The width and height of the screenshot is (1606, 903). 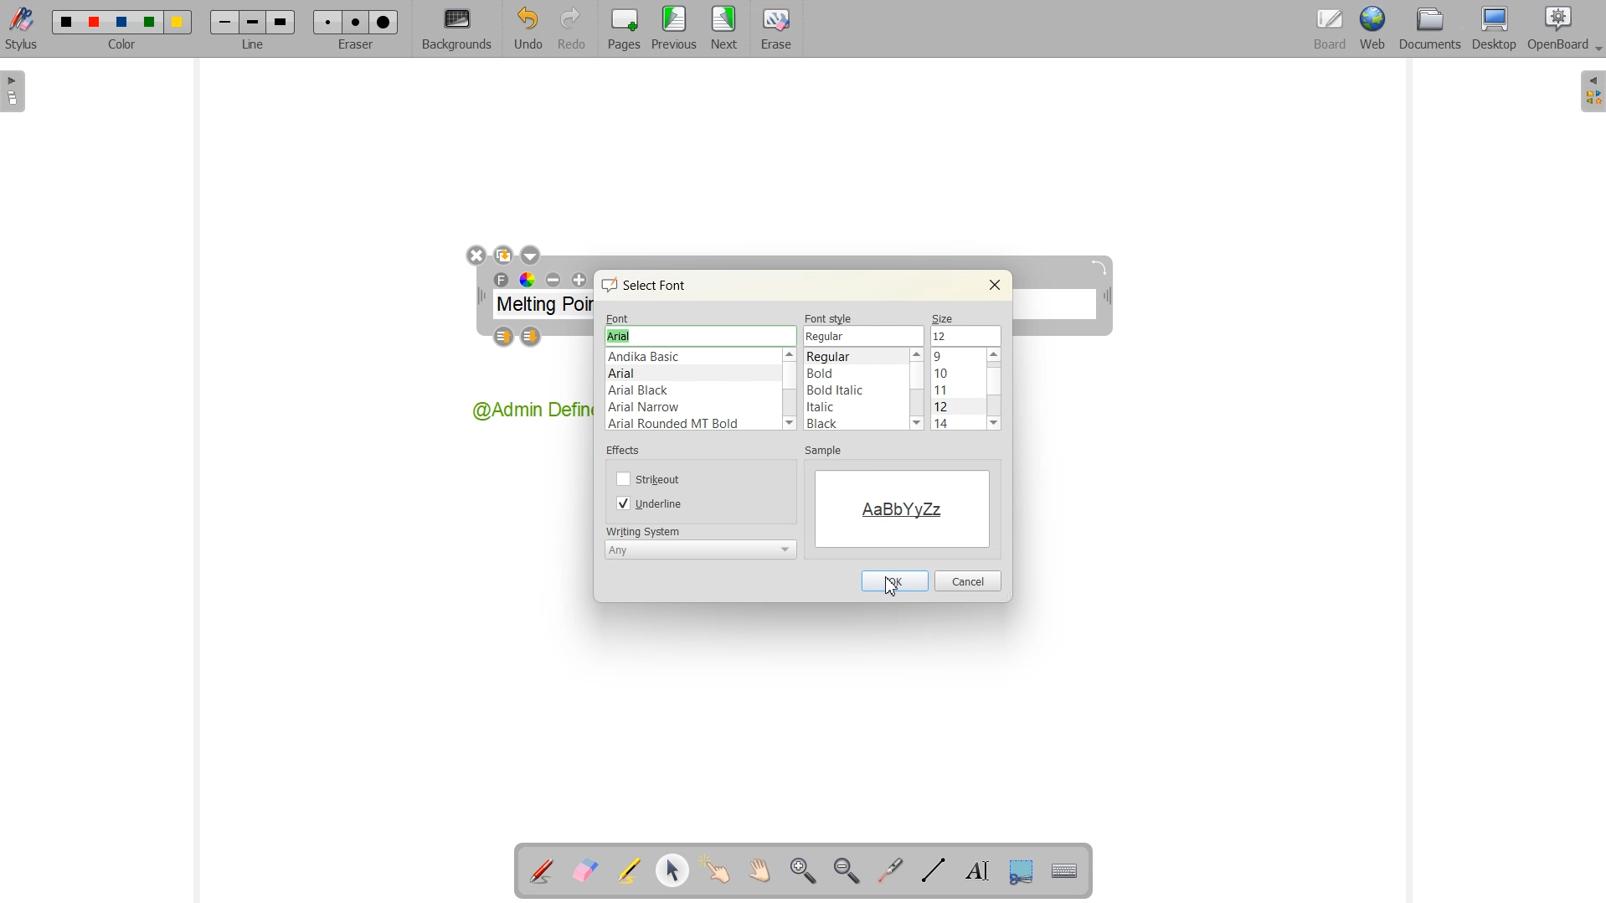 I want to click on Text Color, so click(x=527, y=280).